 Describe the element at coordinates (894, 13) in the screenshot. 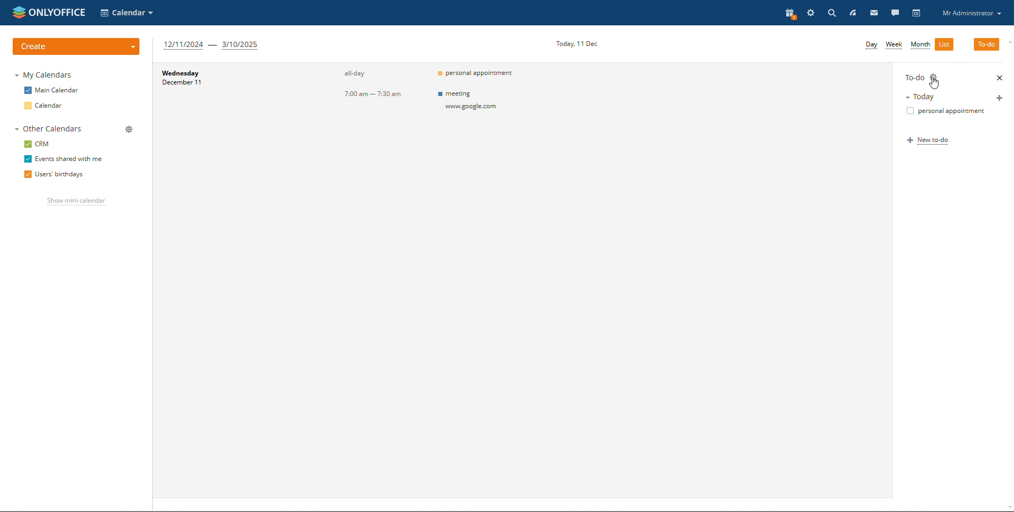

I see `talk` at that location.